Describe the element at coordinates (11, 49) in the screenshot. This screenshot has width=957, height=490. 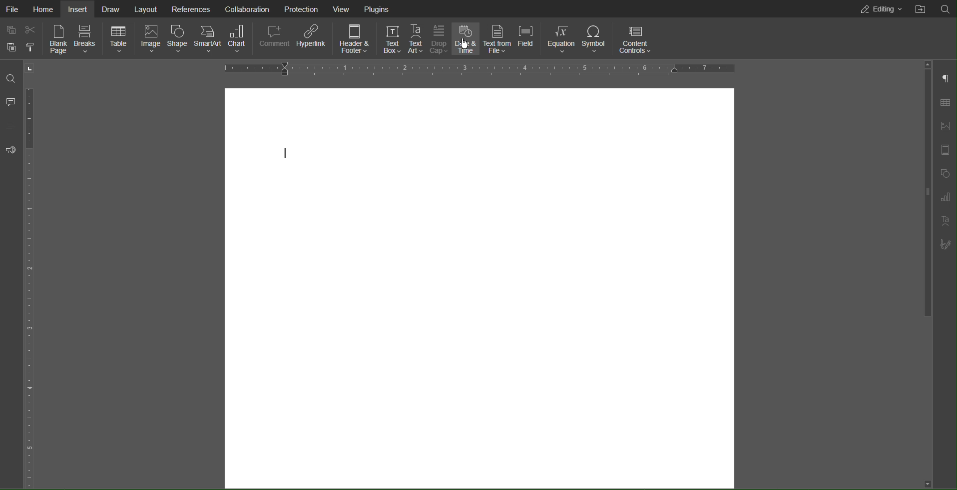
I see `Paste` at that location.